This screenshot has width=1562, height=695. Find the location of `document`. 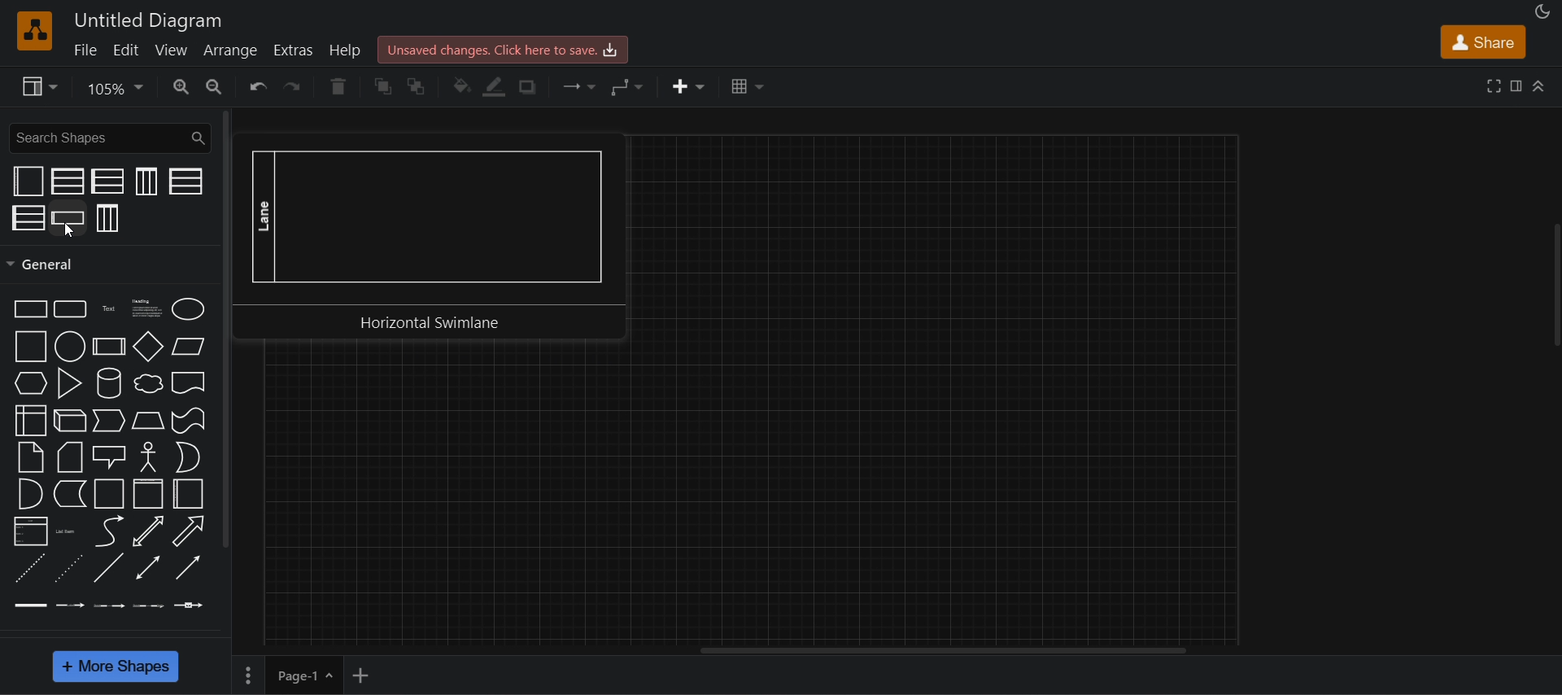

document is located at coordinates (186, 383).